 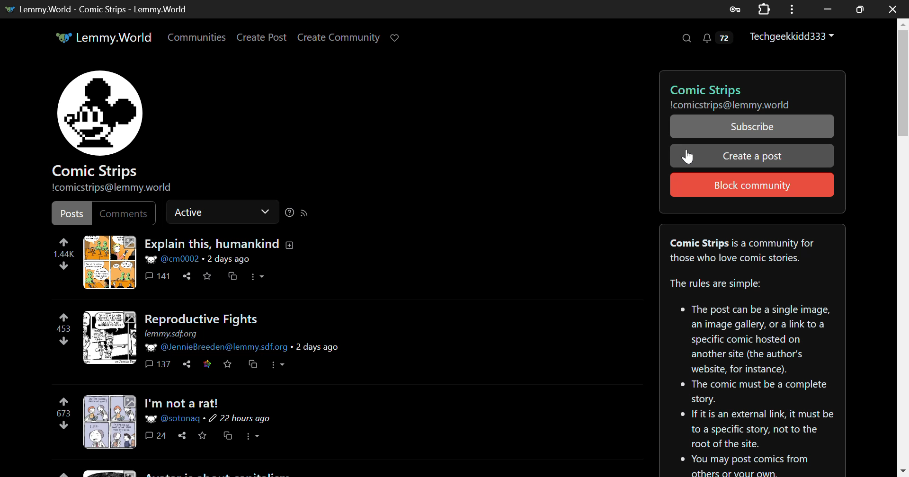 I want to click on Scroll Bar, so click(x=903, y=246).